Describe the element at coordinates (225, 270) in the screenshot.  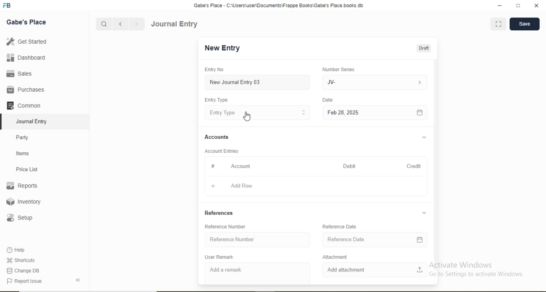
I see `Add a remark` at that location.